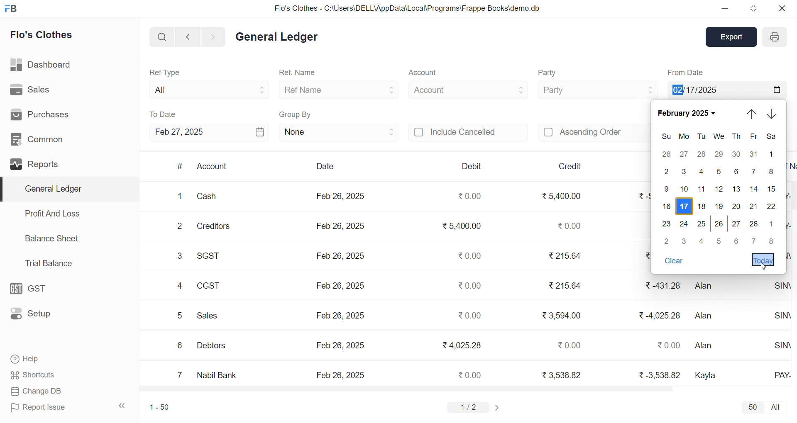 The image size is (797, 423). I want to click on Feb 26, 2025, so click(339, 345).